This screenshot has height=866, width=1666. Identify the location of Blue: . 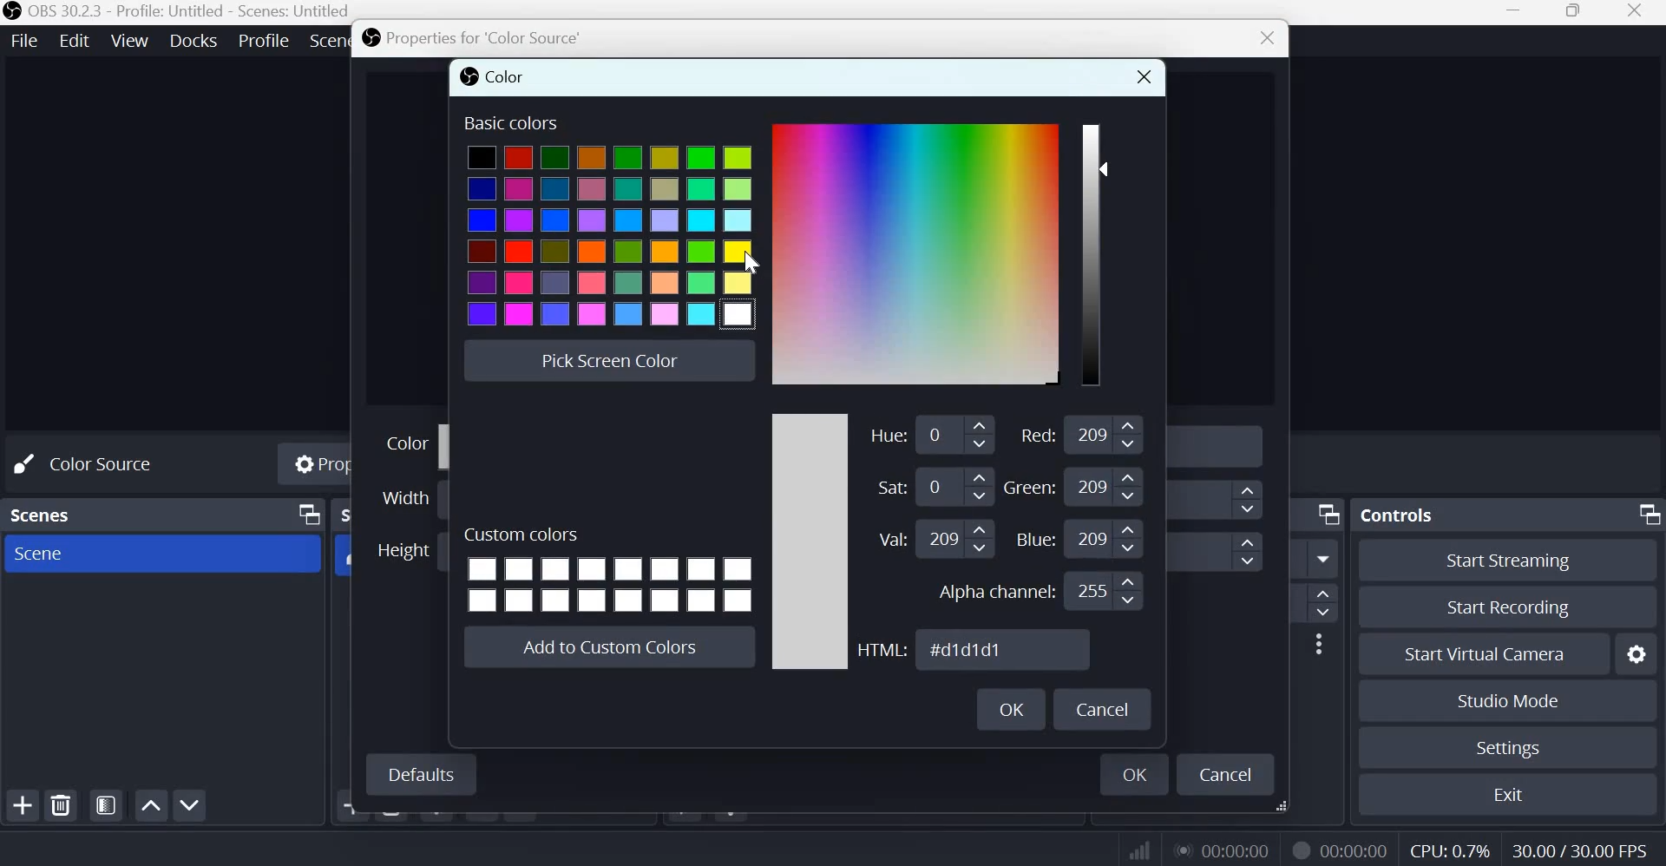
(1032, 538).